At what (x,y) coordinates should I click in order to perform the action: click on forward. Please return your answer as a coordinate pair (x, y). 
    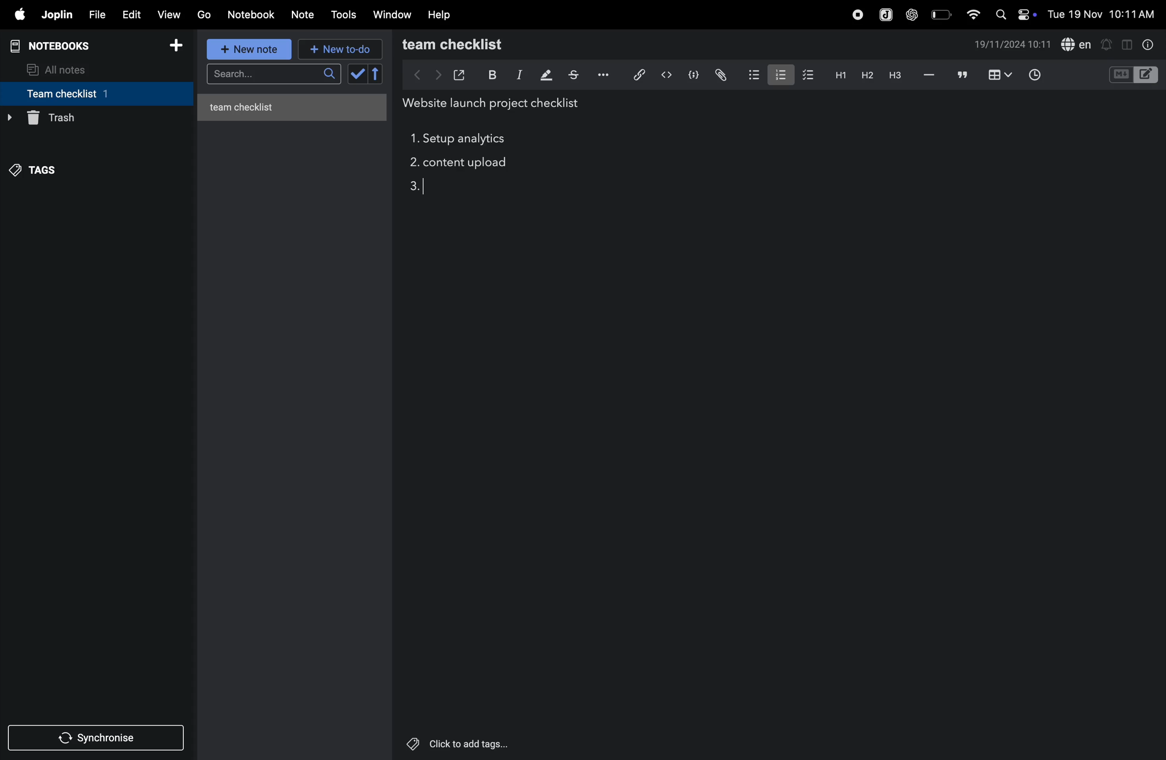
    Looking at the image, I should click on (436, 74).